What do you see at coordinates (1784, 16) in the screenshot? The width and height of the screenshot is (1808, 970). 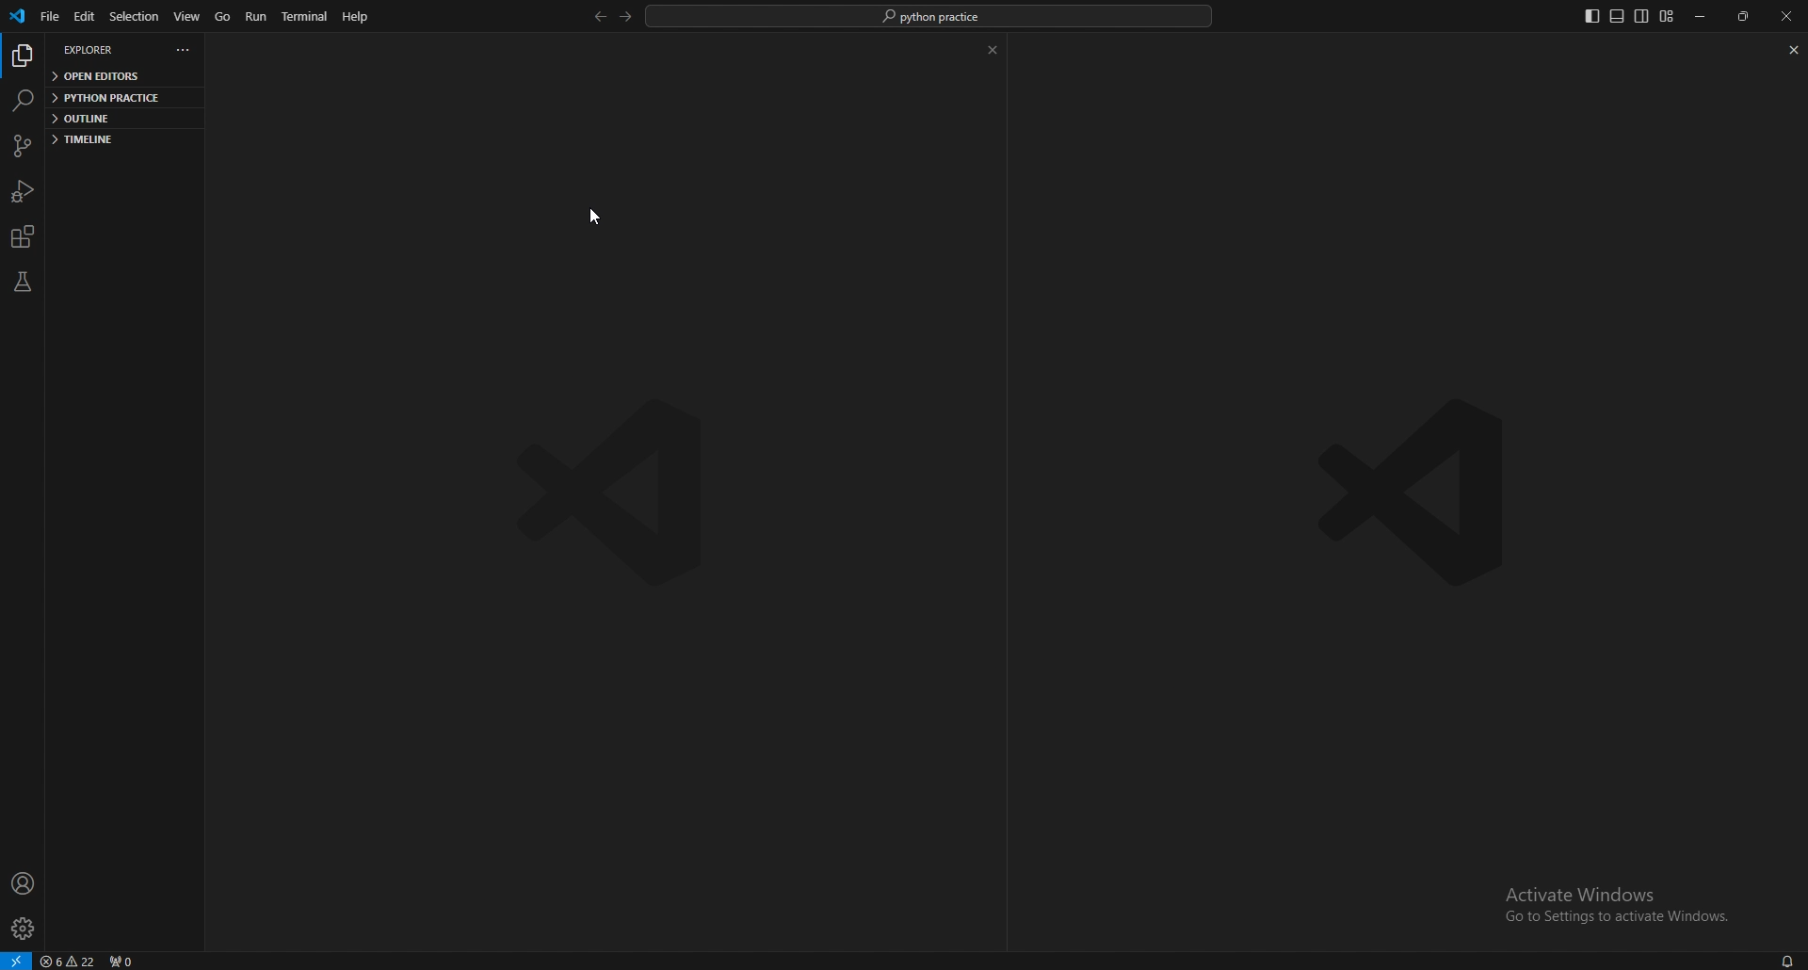 I see `close` at bounding box center [1784, 16].